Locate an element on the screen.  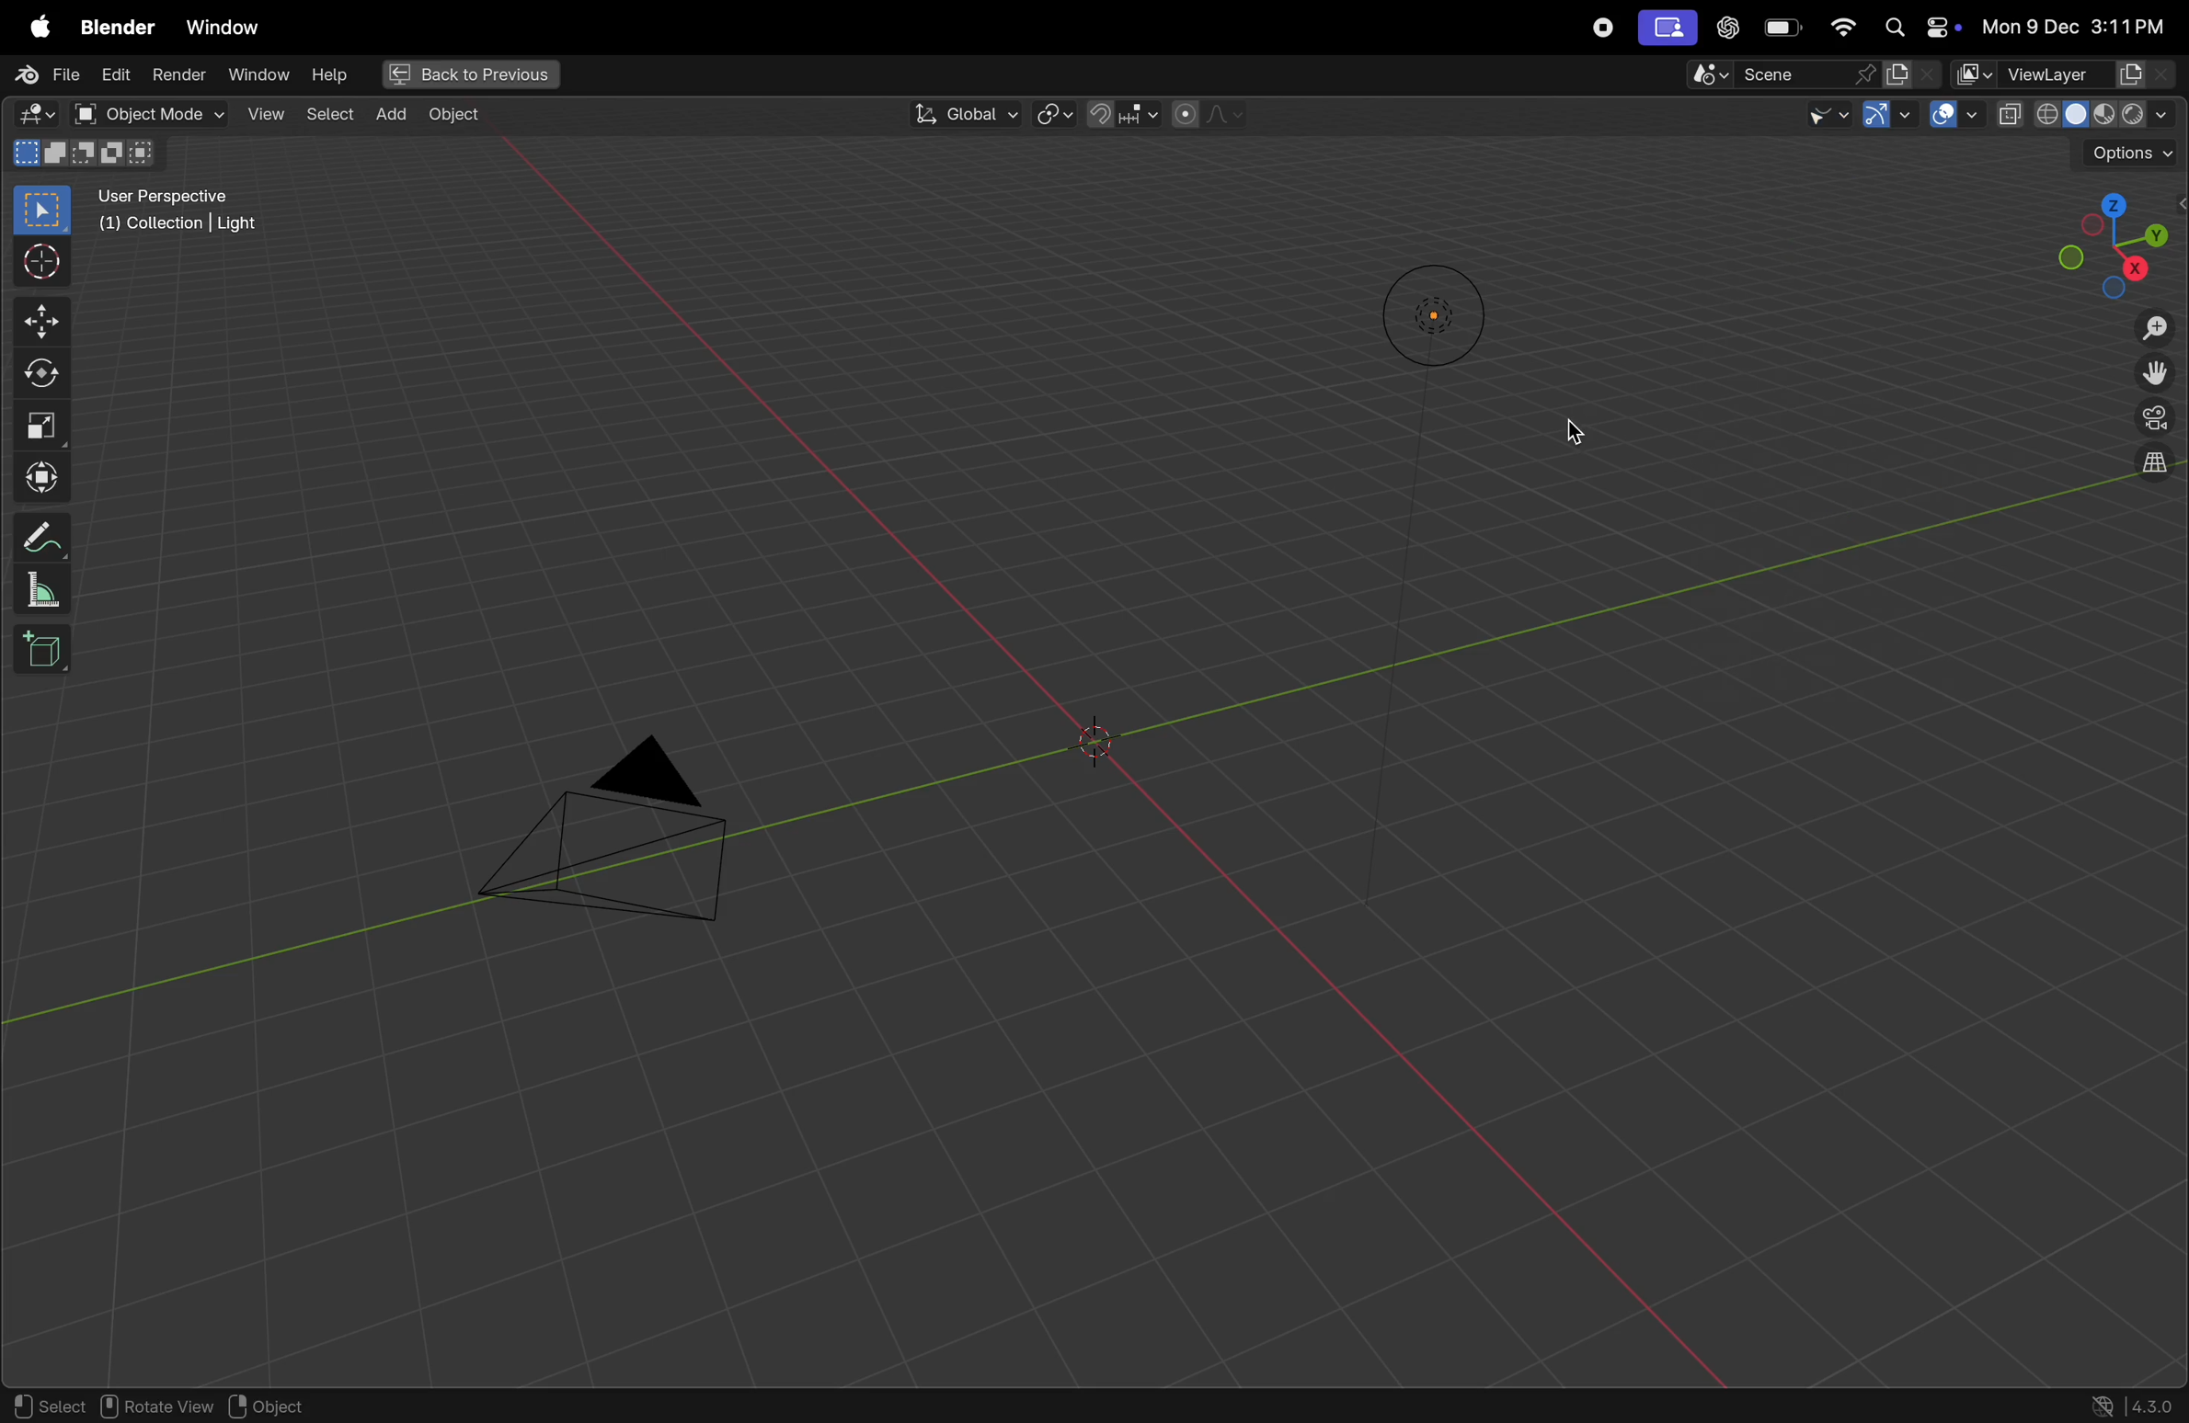
add is located at coordinates (390, 116).